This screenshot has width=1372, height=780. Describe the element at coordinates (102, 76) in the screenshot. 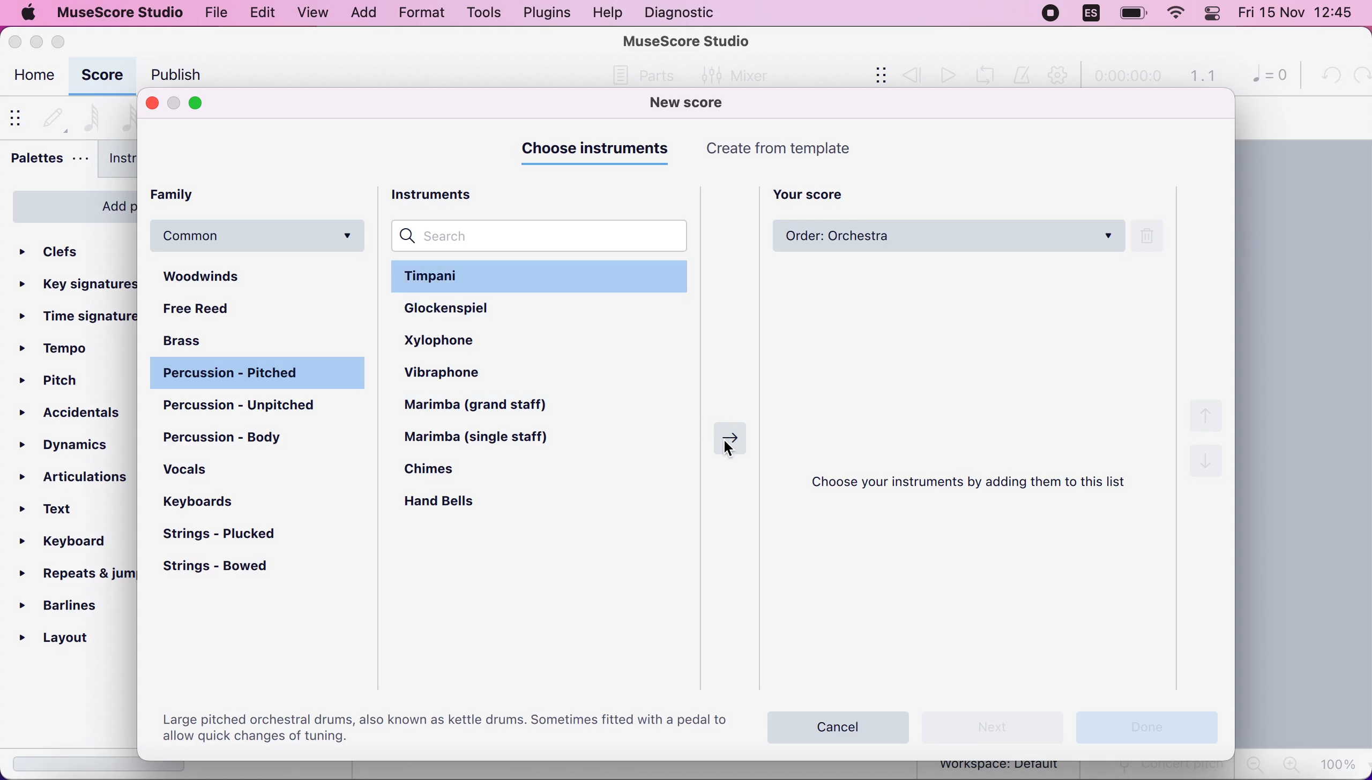

I see `score` at that location.